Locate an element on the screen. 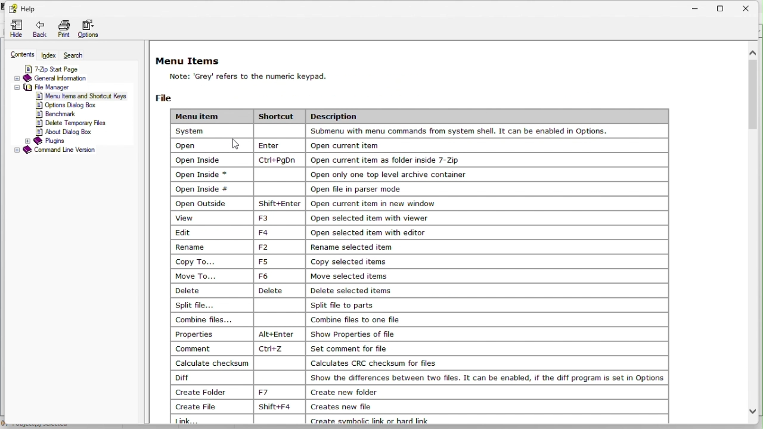 Image resolution: width=763 pixels, height=429 pixels. | Create File | shift+F4 | Creates new file is located at coordinates (277, 406).